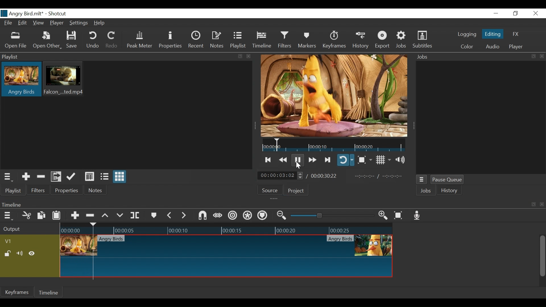  What do you see at coordinates (9, 23) in the screenshot?
I see `File` at bounding box center [9, 23].